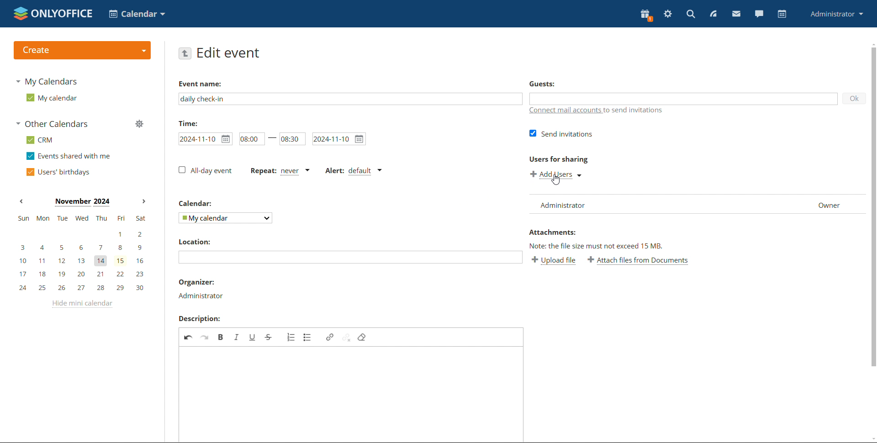  Describe the element at coordinates (874, 206) in the screenshot. I see `scrollbar` at that location.